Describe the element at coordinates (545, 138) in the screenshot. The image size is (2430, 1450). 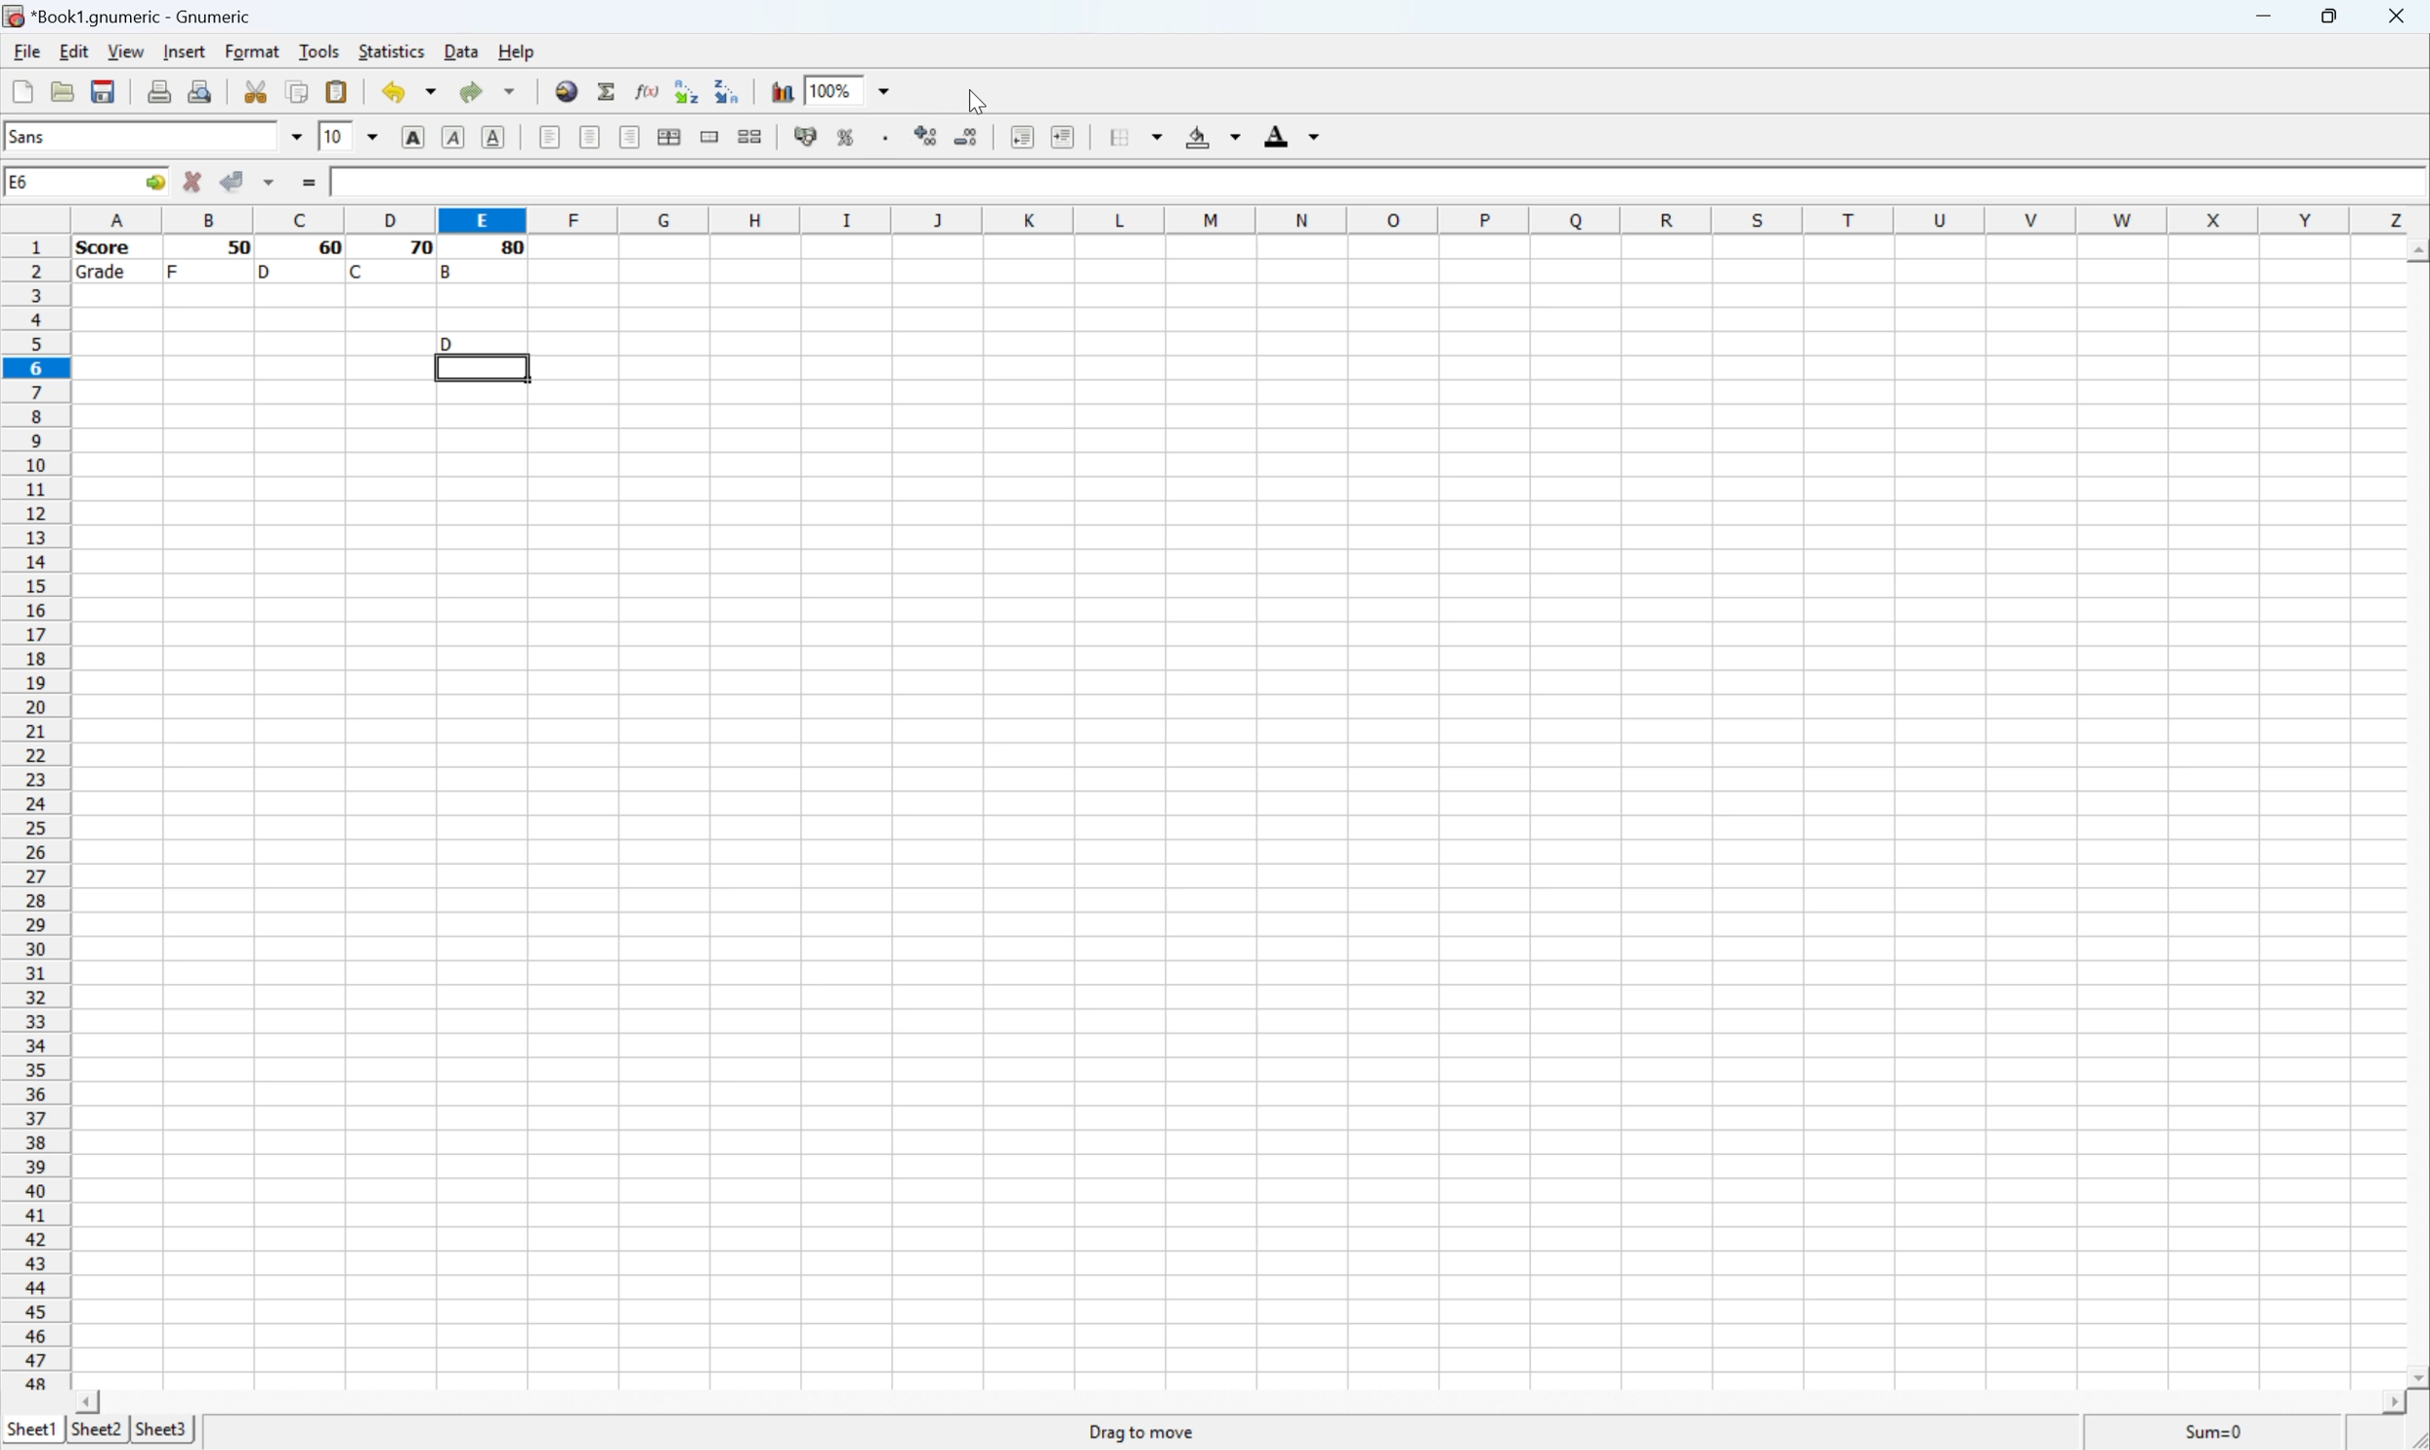
I see `Align Left` at that location.